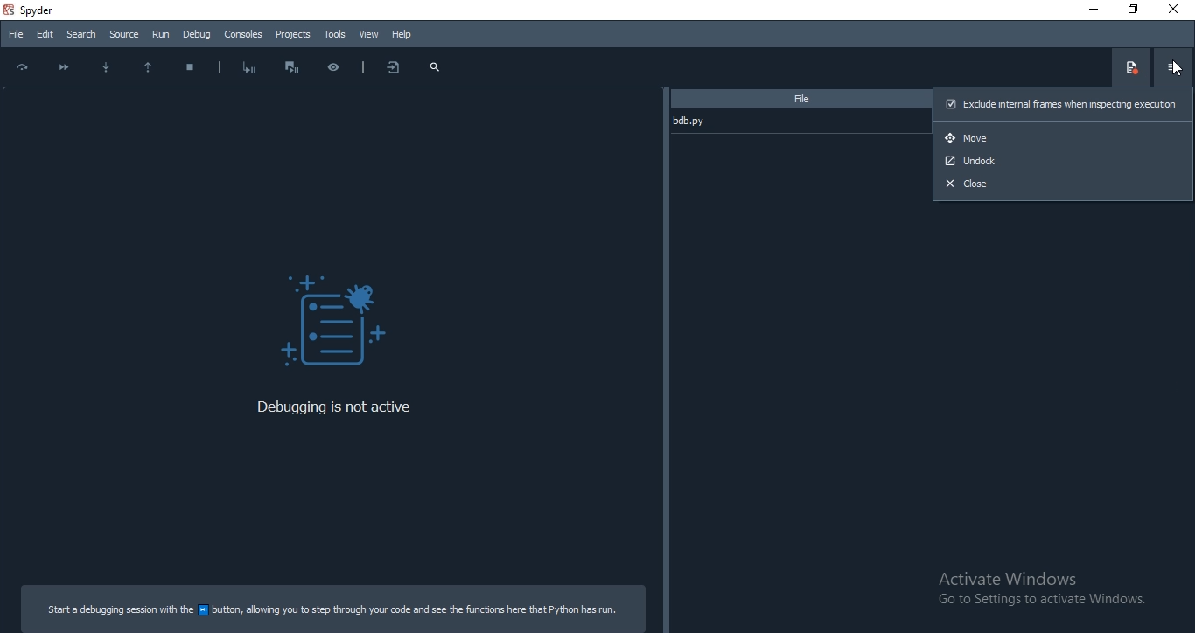 This screenshot has width=1195, height=633. What do you see at coordinates (22, 67) in the screenshot?
I see `Execute current line` at bounding box center [22, 67].